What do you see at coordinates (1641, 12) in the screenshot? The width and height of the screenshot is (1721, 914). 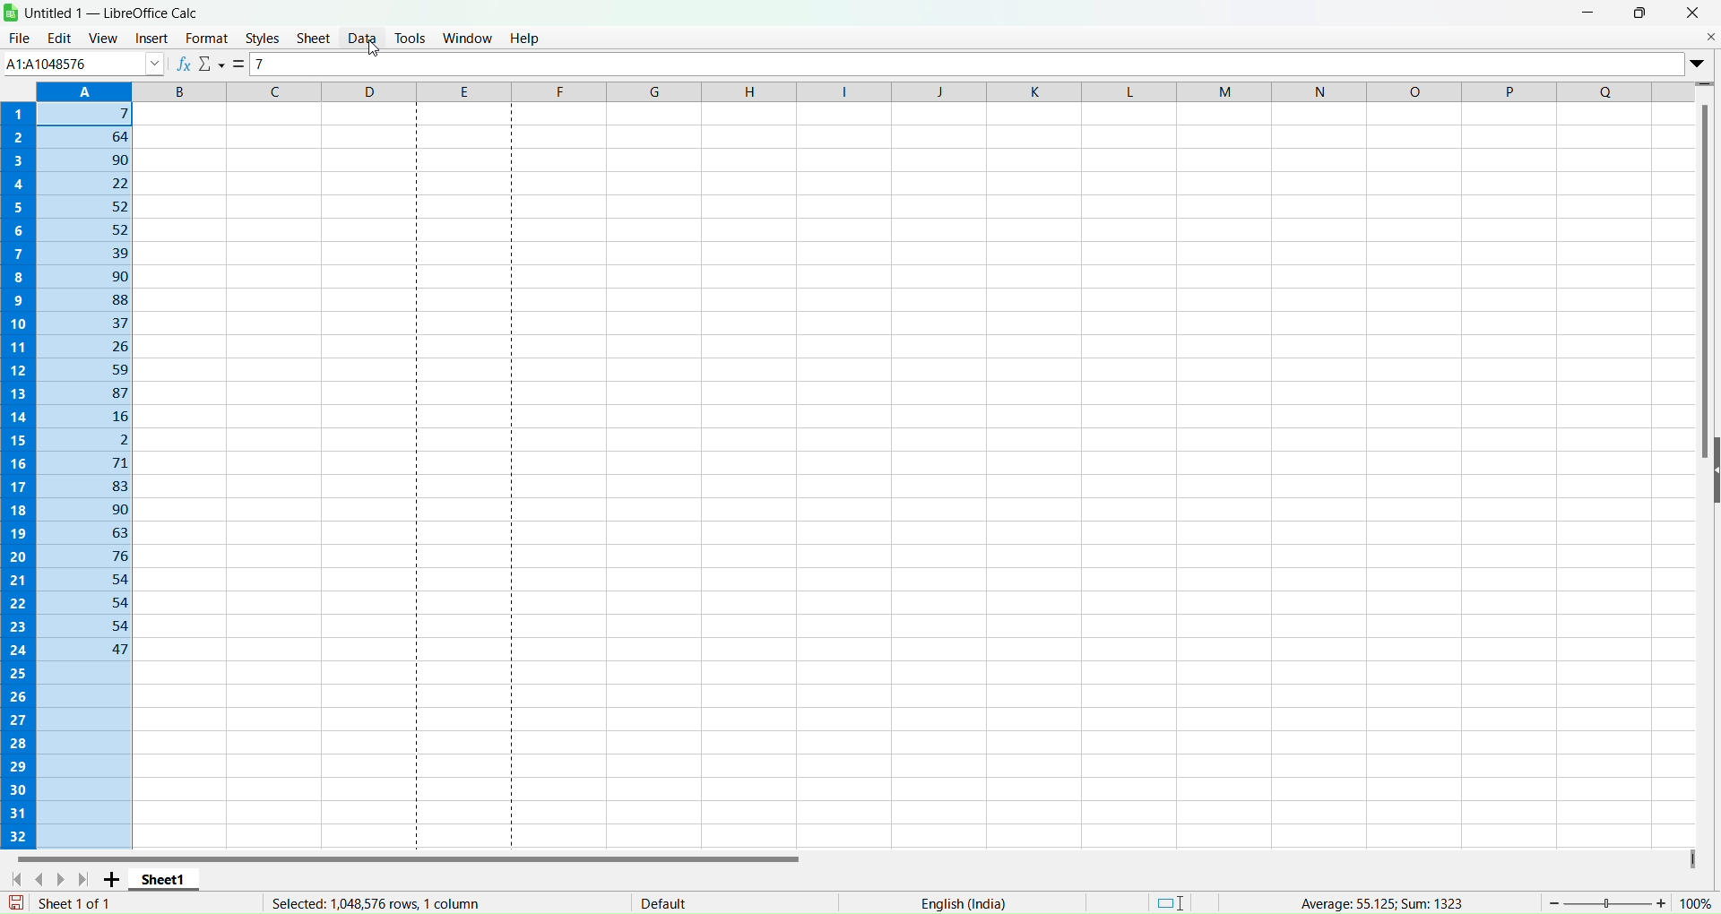 I see `Maximize` at bounding box center [1641, 12].